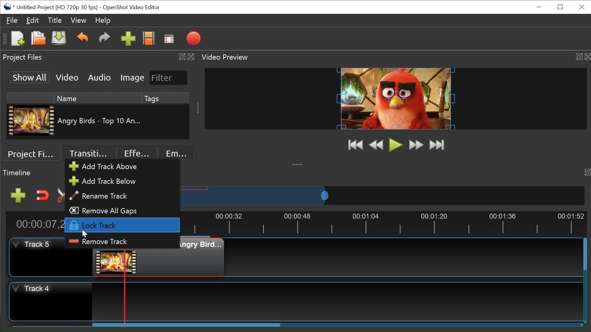 The image size is (591, 332). What do you see at coordinates (32, 20) in the screenshot?
I see `Edit` at bounding box center [32, 20].